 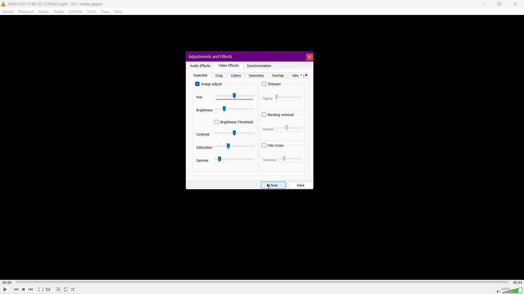 I want to click on Adjustments and Effects, so click(x=210, y=56).